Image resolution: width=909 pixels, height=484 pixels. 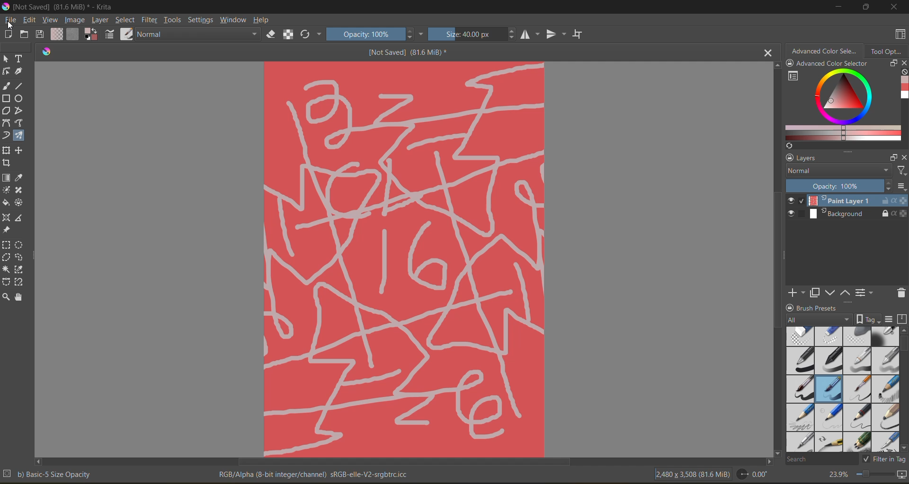 What do you see at coordinates (528, 34) in the screenshot?
I see `flip horizontally` at bounding box center [528, 34].